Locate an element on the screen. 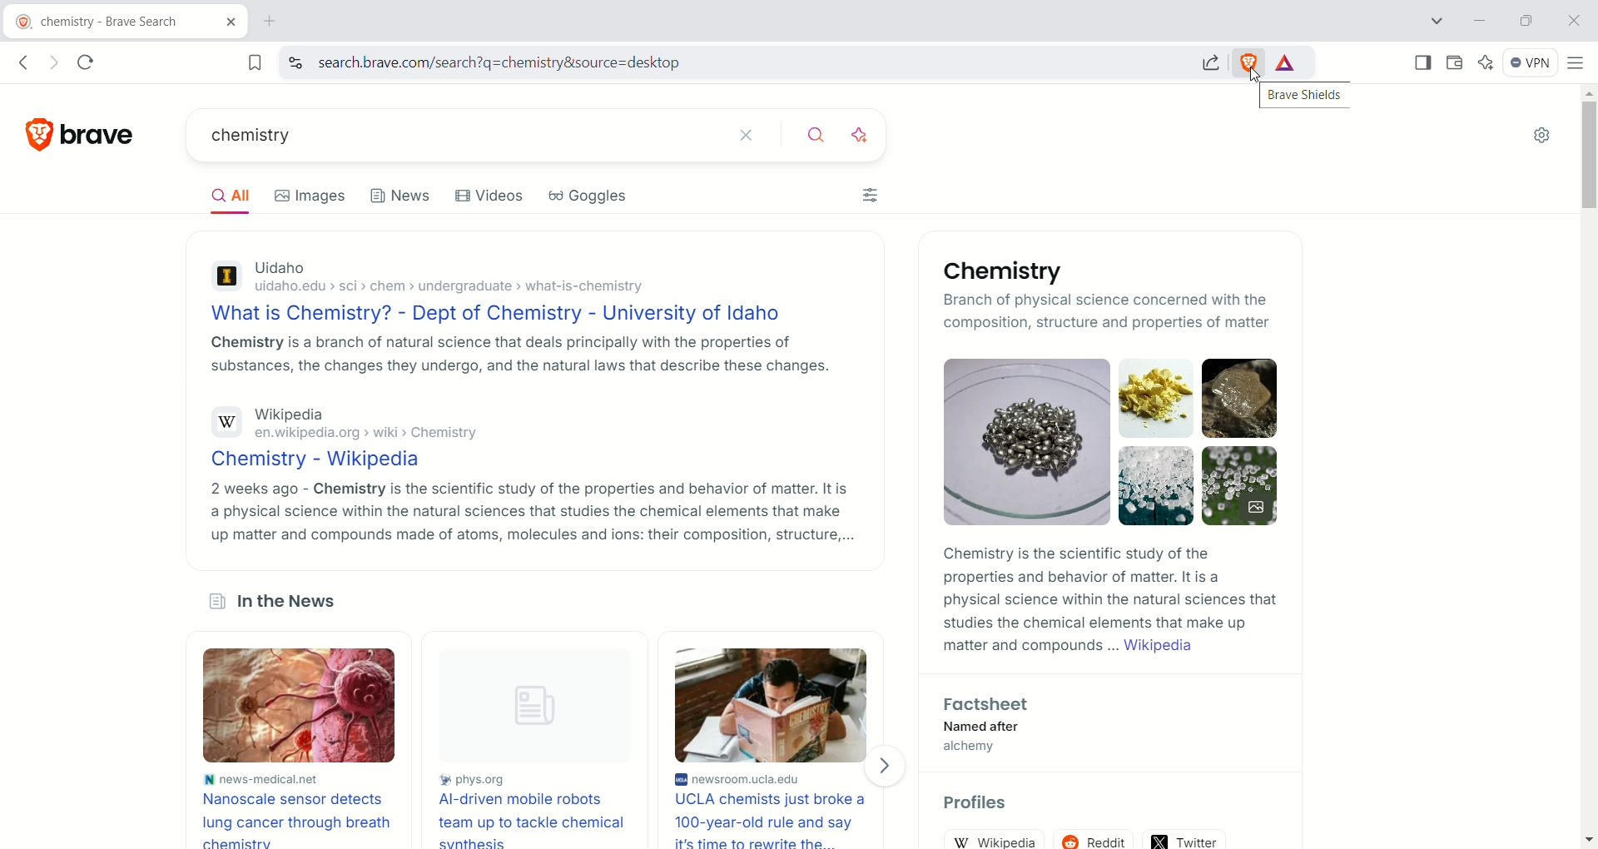 The height and width of the screenshot is (849, 1598). customize and control brave is located at coordinates (1579, 66).